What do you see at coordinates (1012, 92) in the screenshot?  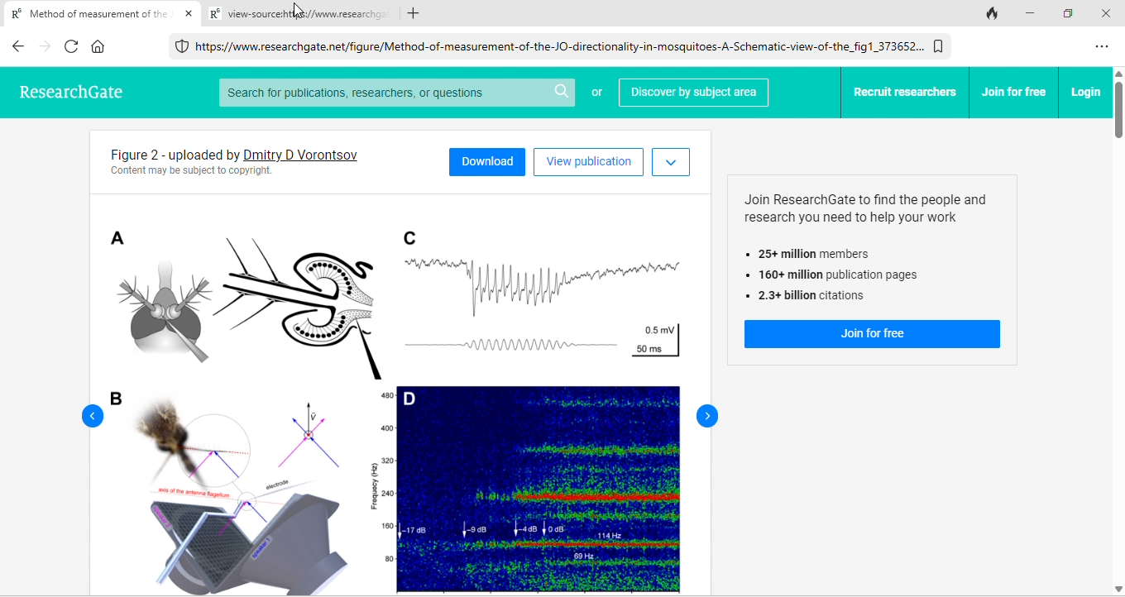 I see `join for free` at bounding box center [1012, 92].